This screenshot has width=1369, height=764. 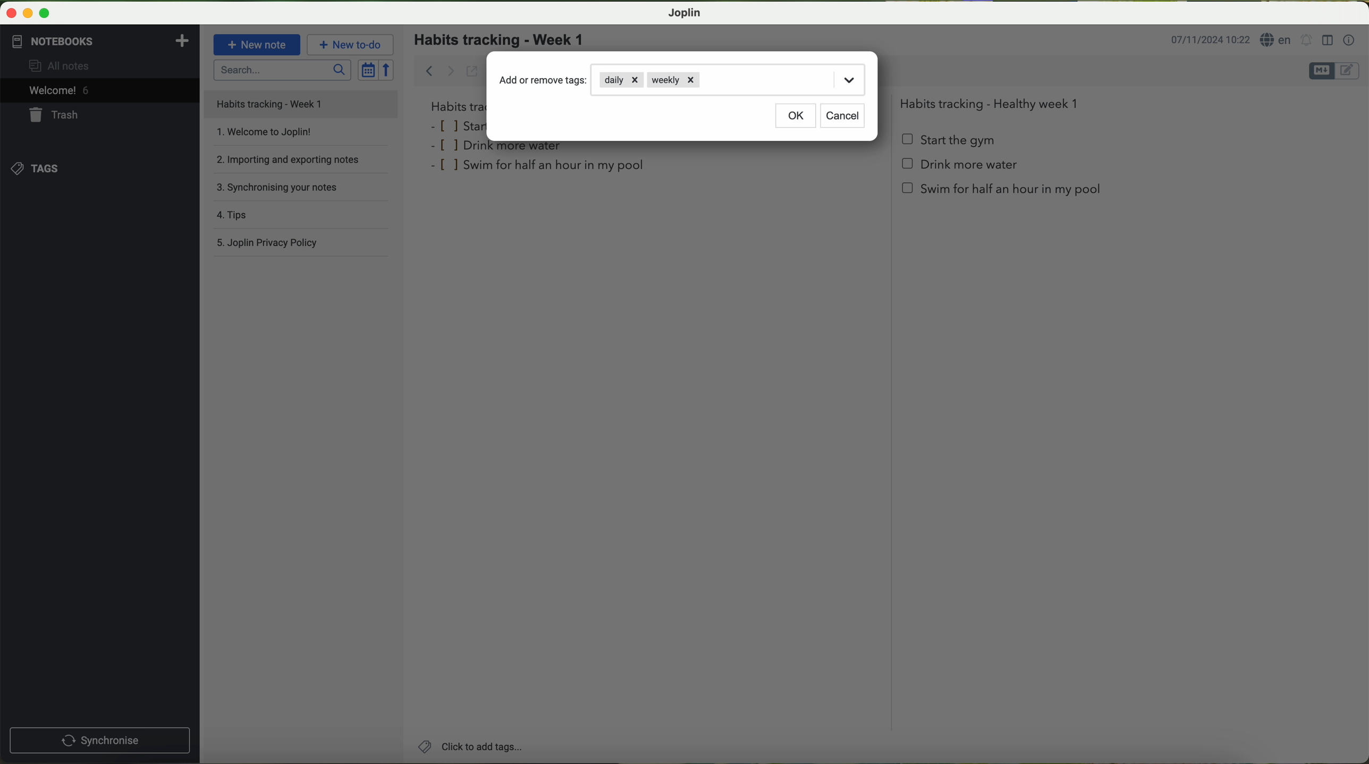 What do you see at coordinates (1210, 39) in the screenshot?
I see `date and hour` at bounding box center [1210, 39].